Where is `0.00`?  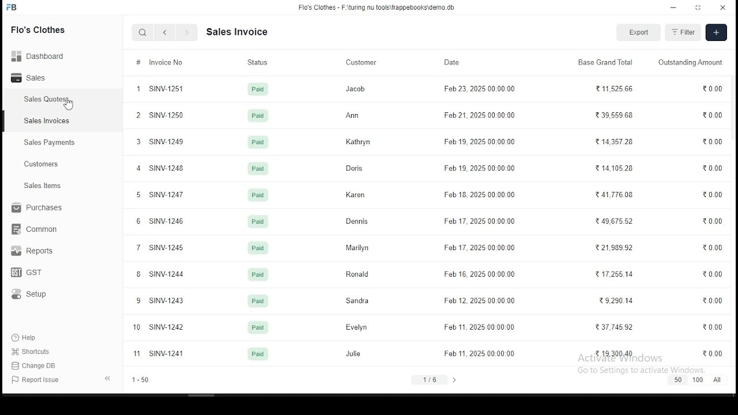
0.00 is located at coordinates (711, 88).